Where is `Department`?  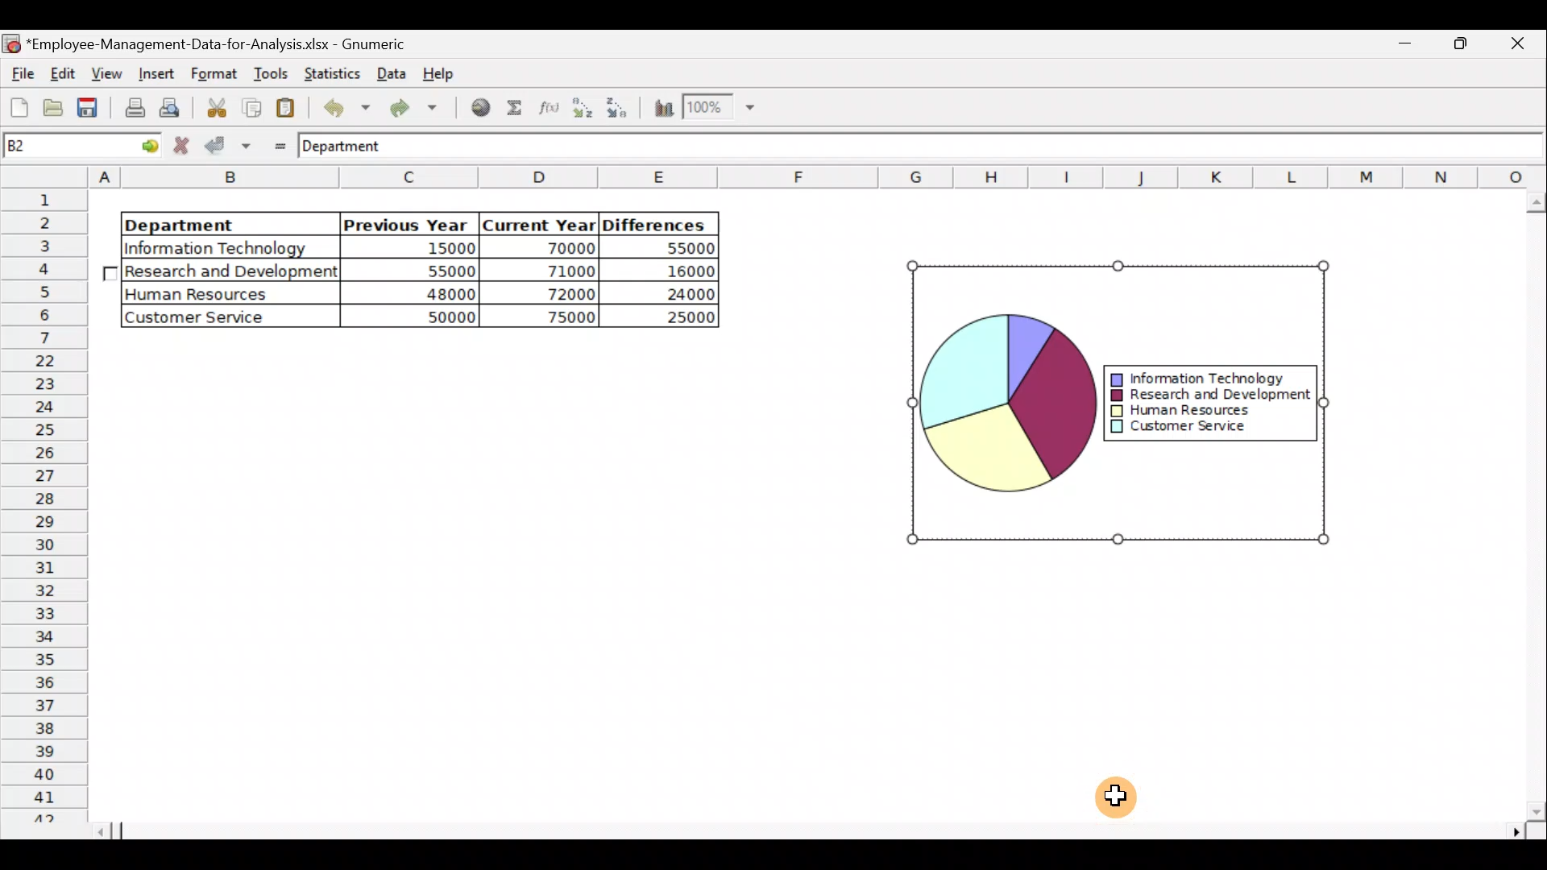 Department is located at coordinates (219, 224).